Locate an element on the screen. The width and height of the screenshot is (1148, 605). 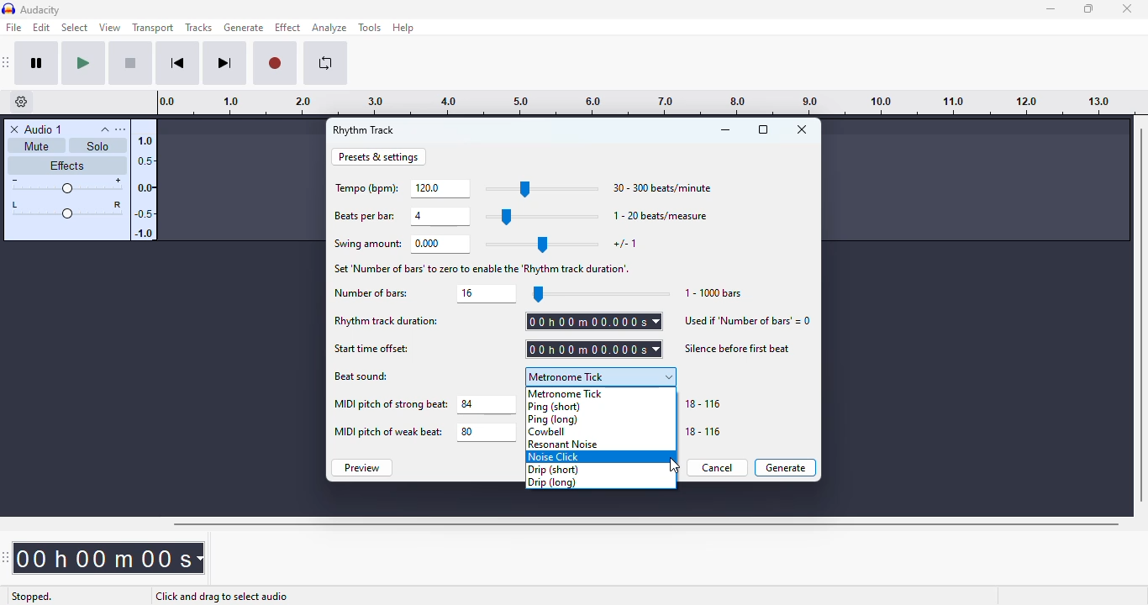
swing amount is located at coordinates (367, 245).